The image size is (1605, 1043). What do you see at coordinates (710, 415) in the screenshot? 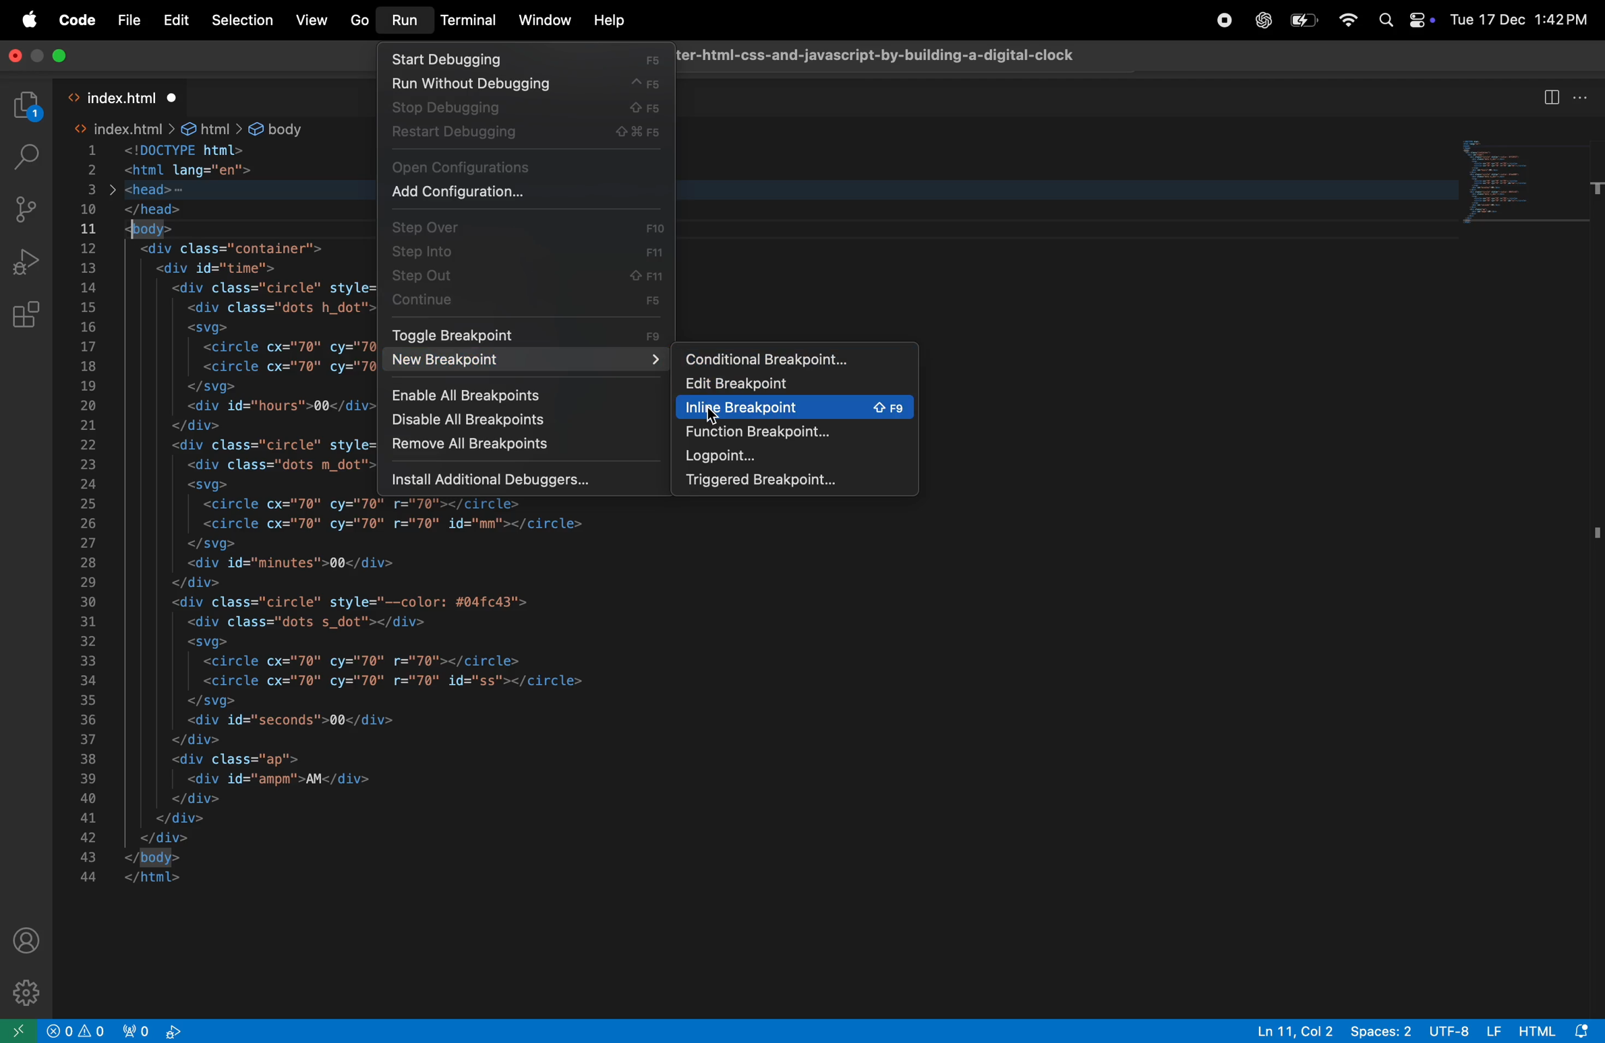
I see `cursor` at bounding box center [710, 415].